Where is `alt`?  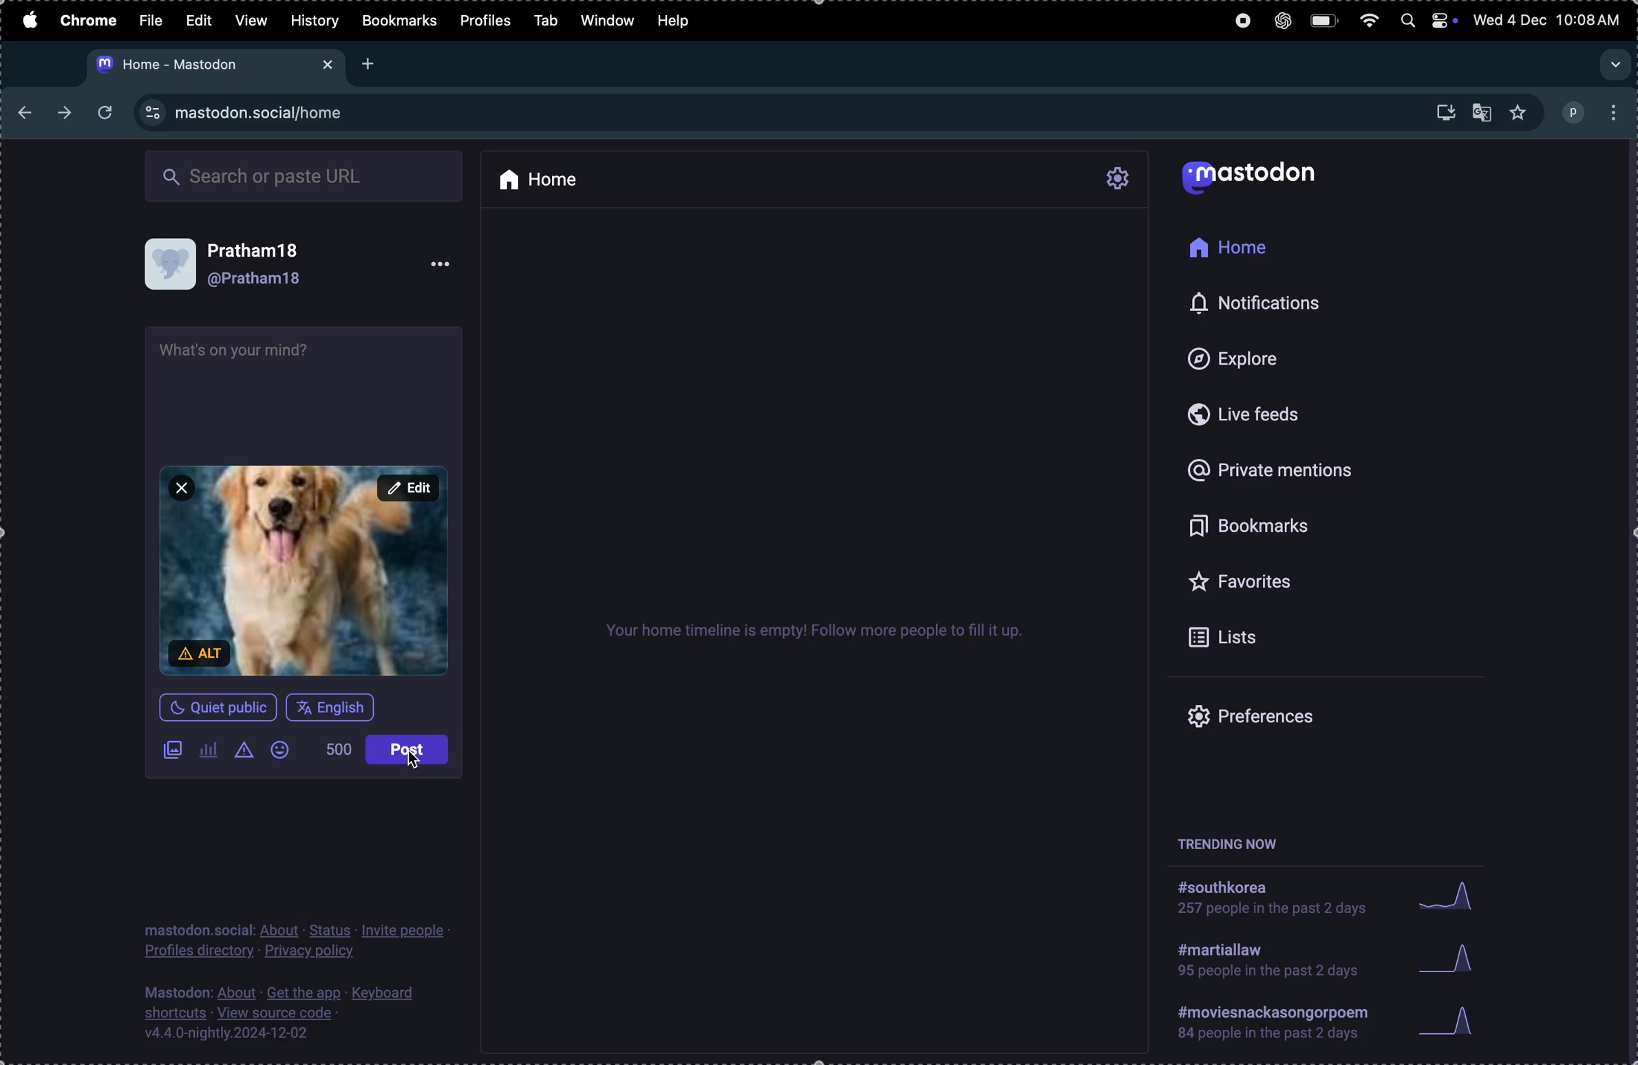
alt is located at coordinates (202, 653).